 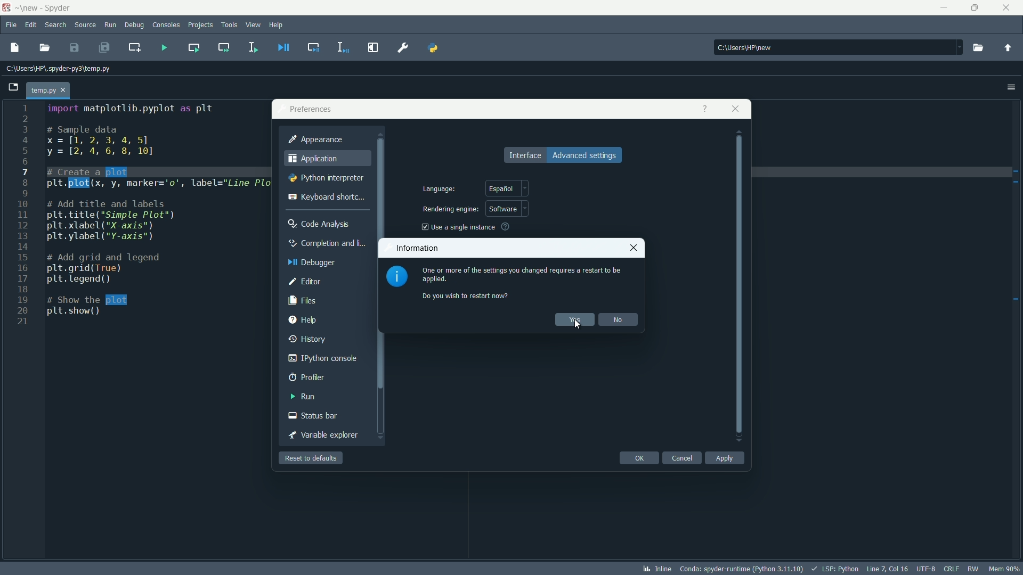 What do you see at coordinates (135, 25) in the screenshot?
I see `debug` at bounding box center [135, 25].